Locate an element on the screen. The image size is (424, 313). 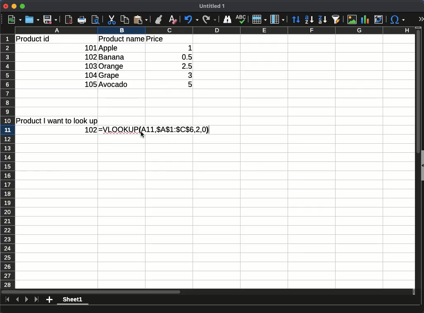
close is located at coordinates (6, 6).